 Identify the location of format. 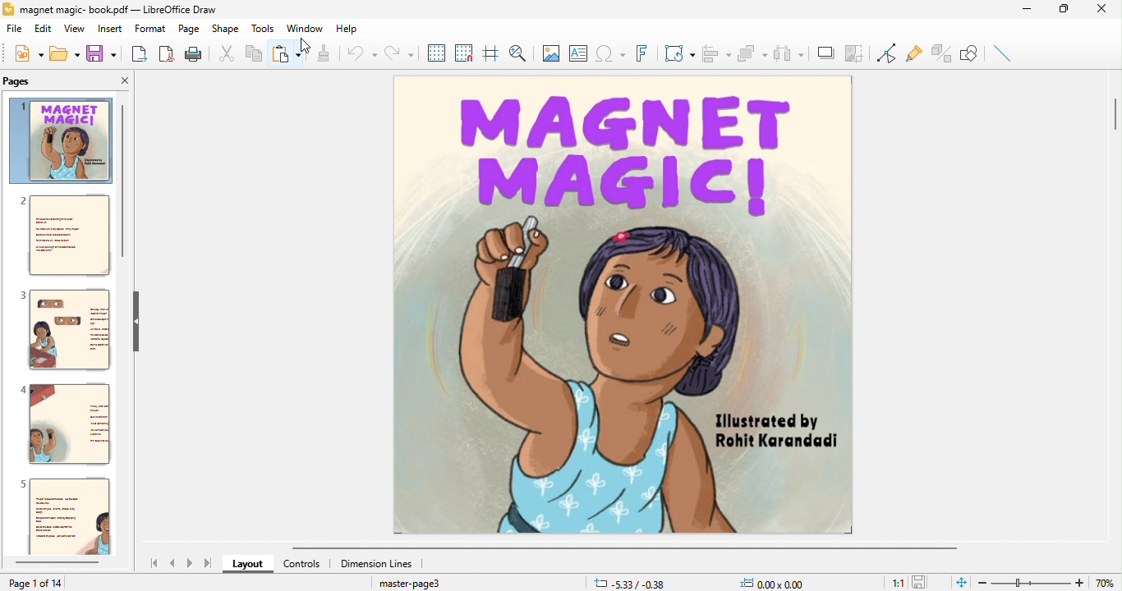
(152, 30).